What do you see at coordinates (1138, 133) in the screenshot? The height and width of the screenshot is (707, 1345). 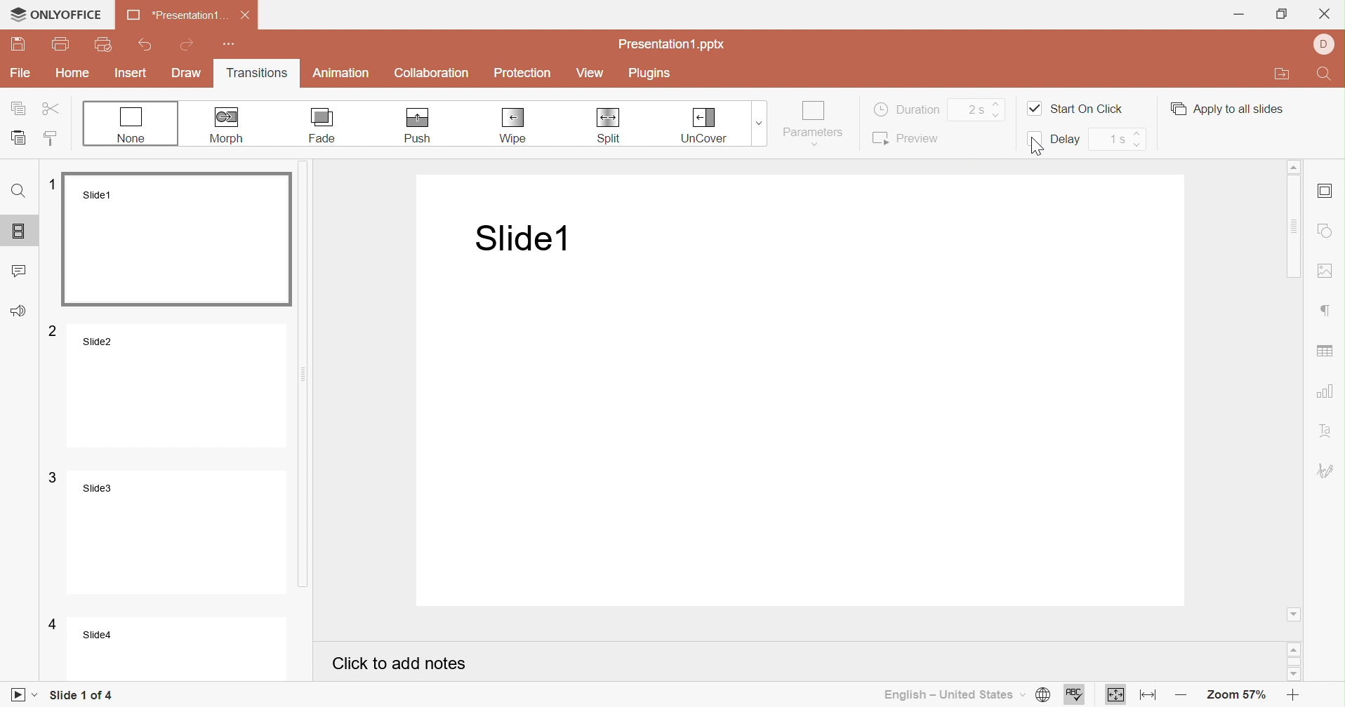 I see `Increase delay` at bounding box center [1138, 133].